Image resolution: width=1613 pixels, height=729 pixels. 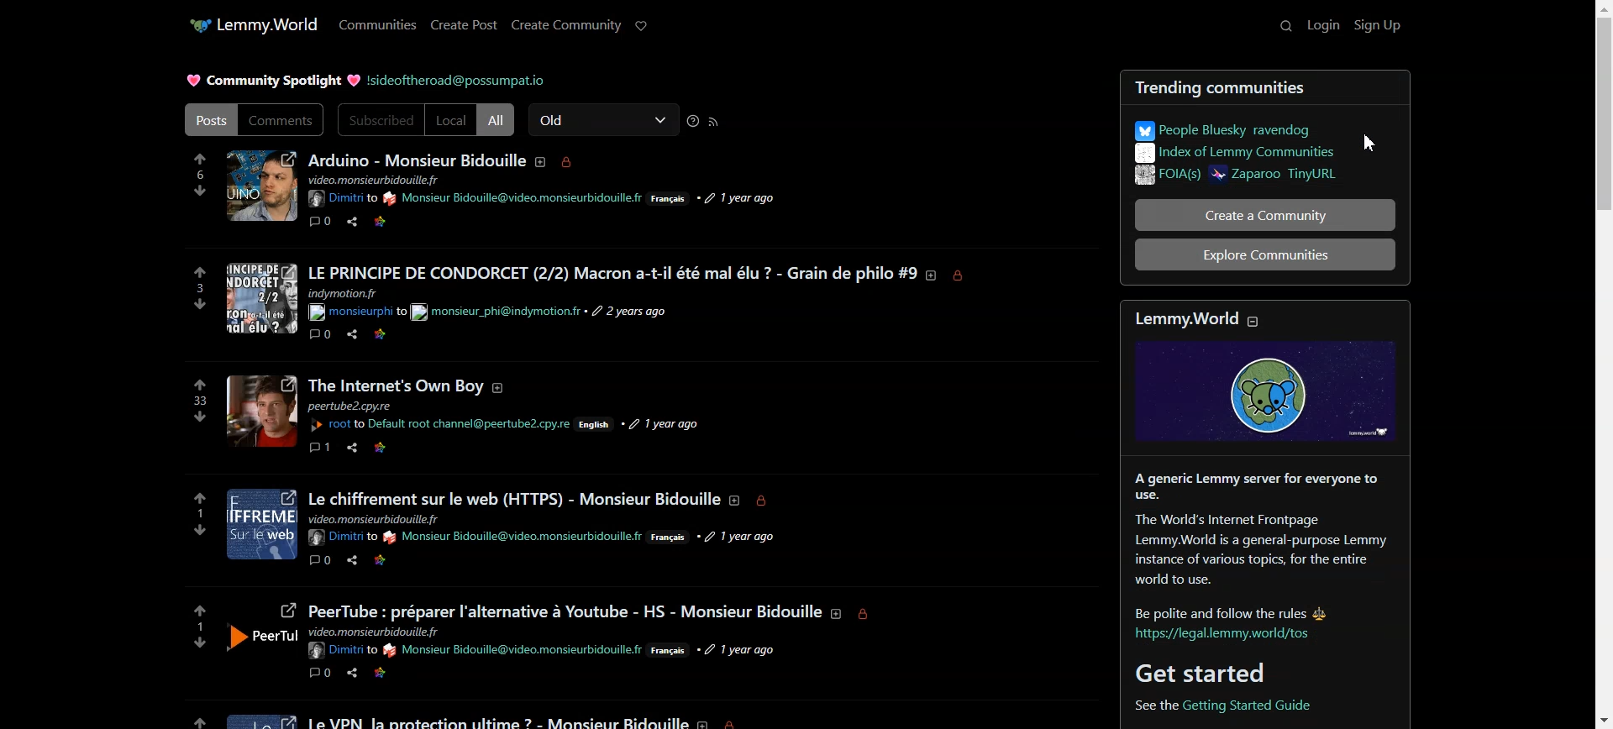 I want to click on Profile Pic, so click(x=260, y=186).